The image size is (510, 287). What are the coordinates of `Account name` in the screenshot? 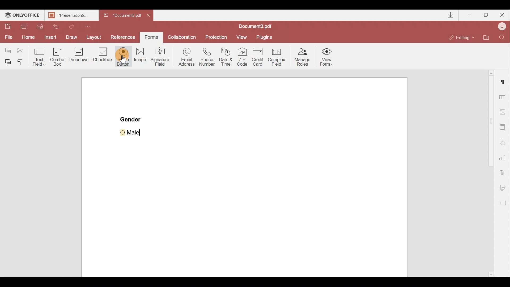 It's located at (502, 26).